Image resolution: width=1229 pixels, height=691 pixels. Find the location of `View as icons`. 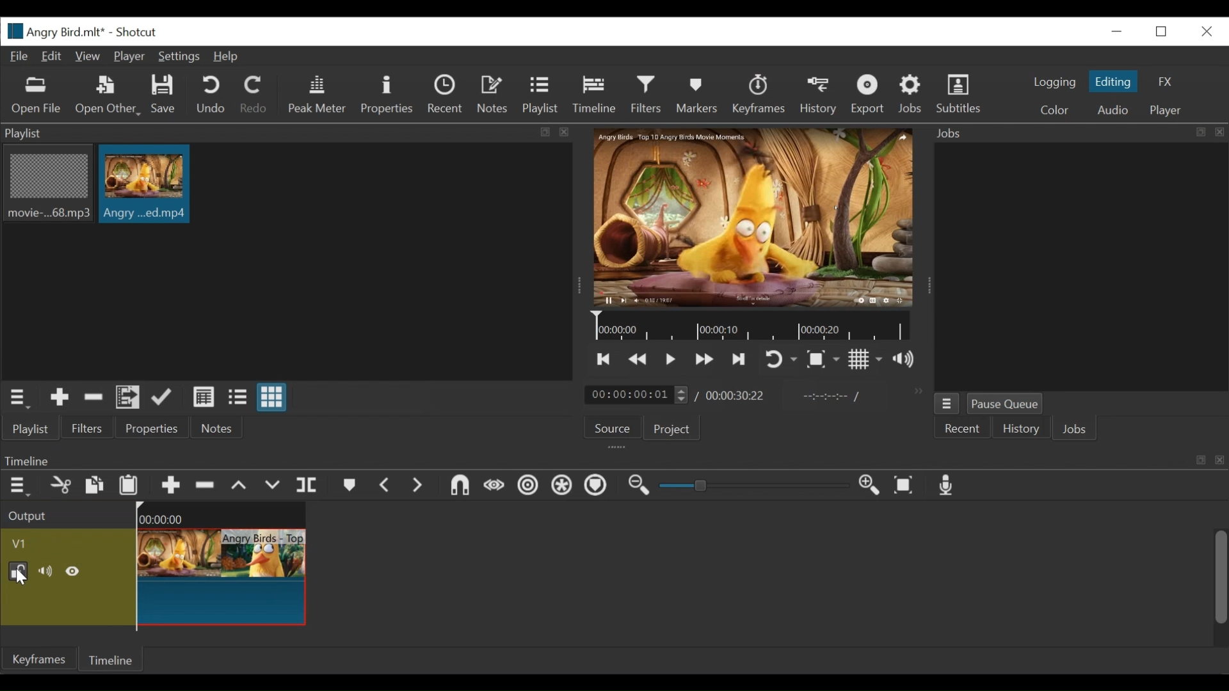

View as icons is located at coordinates (272, 397).